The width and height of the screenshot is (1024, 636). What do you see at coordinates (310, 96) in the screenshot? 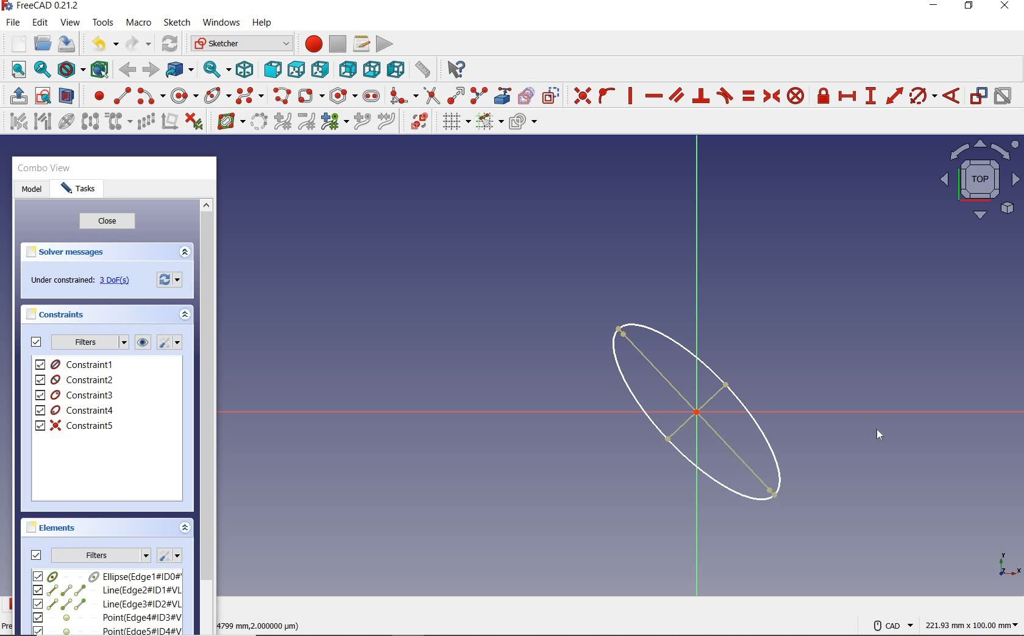
I see `create rectangle` at bounding box center [310, 96].